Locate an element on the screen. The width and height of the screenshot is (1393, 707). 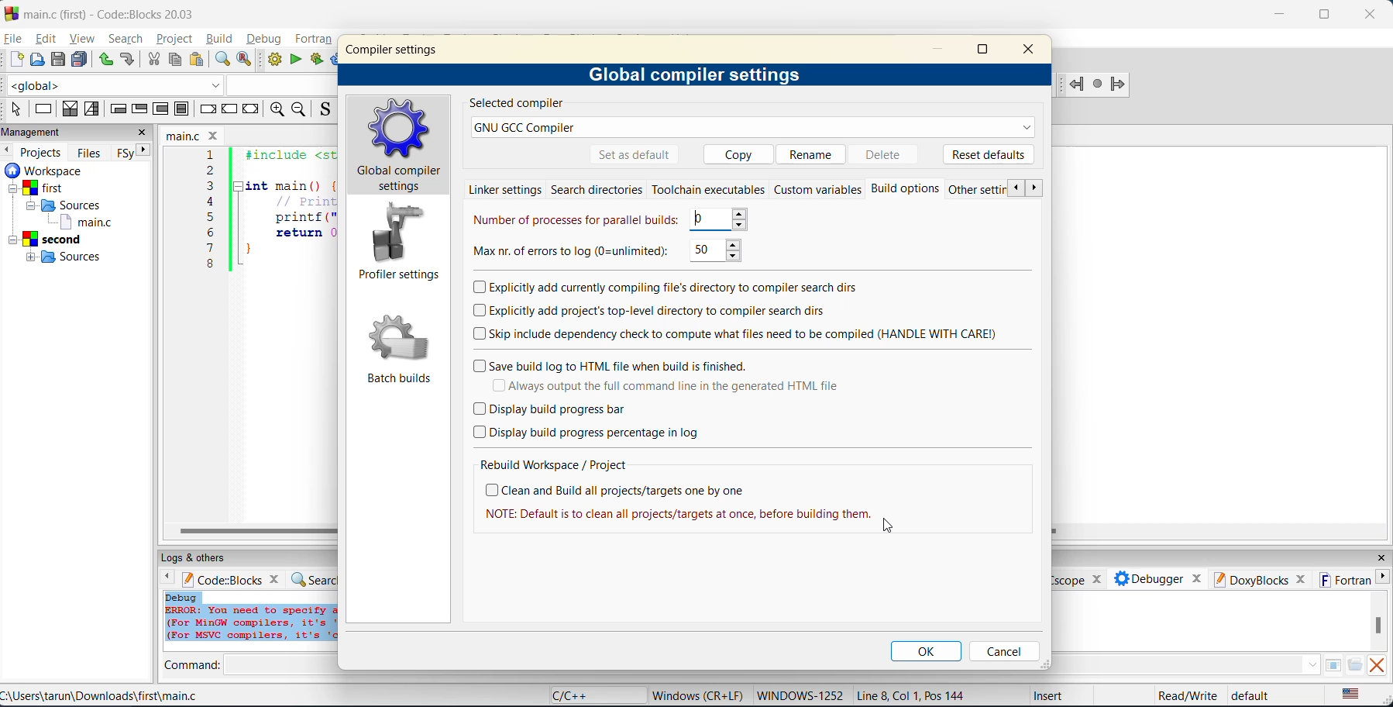
Cursor is located at coordinates (892, 528).